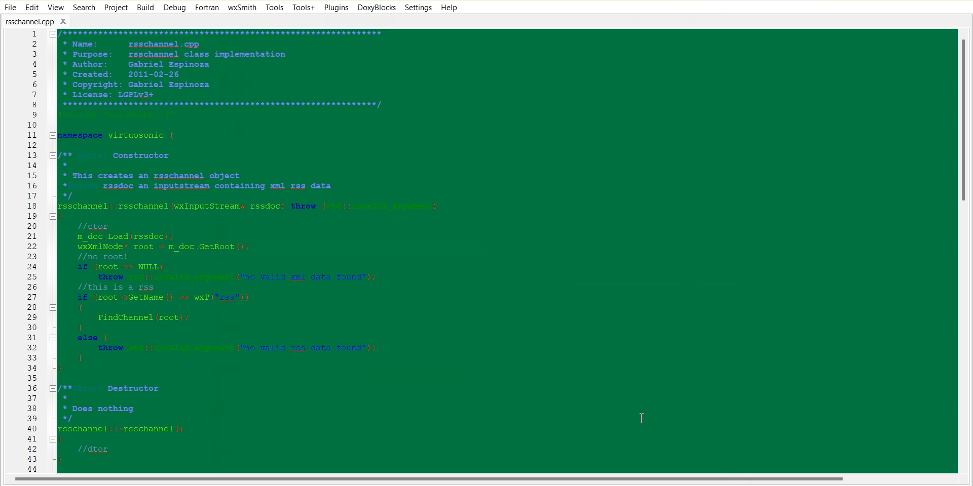 The image size is (973, 486). What do you see at coordinates (274, 7) in the screenshot?
I see `Tools` at bounding box center [274, 7].